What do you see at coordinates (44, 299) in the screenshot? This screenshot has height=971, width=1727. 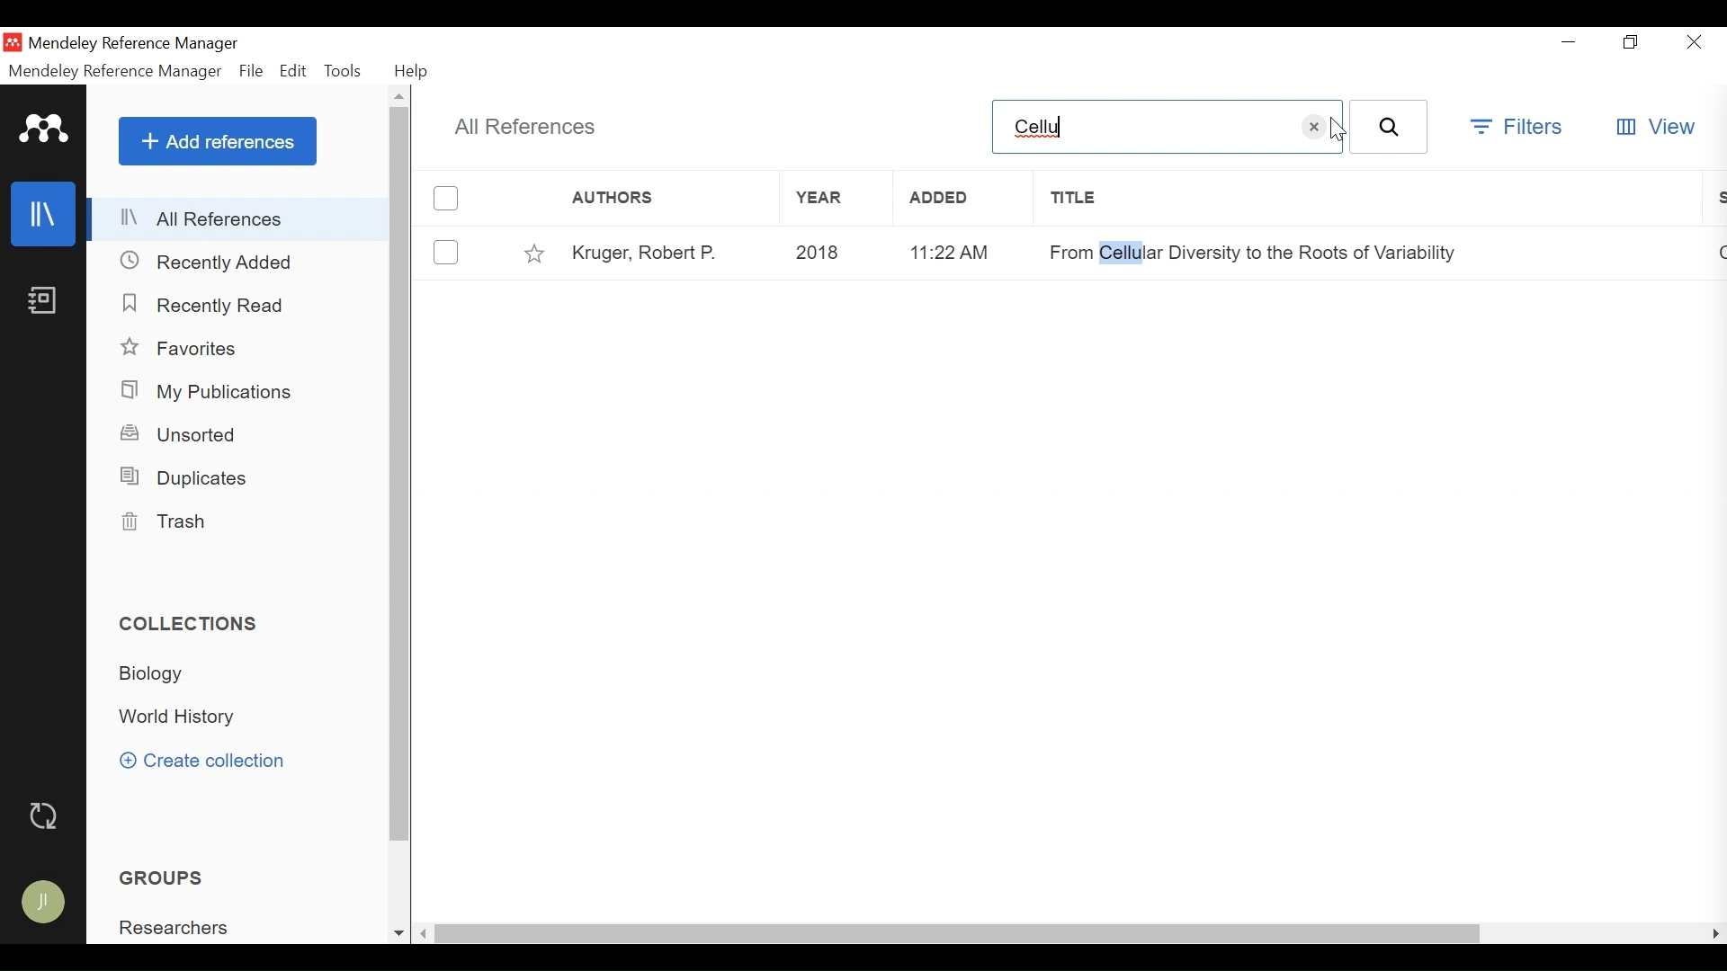 I see `Notebook` at bounding box center [44, 299].